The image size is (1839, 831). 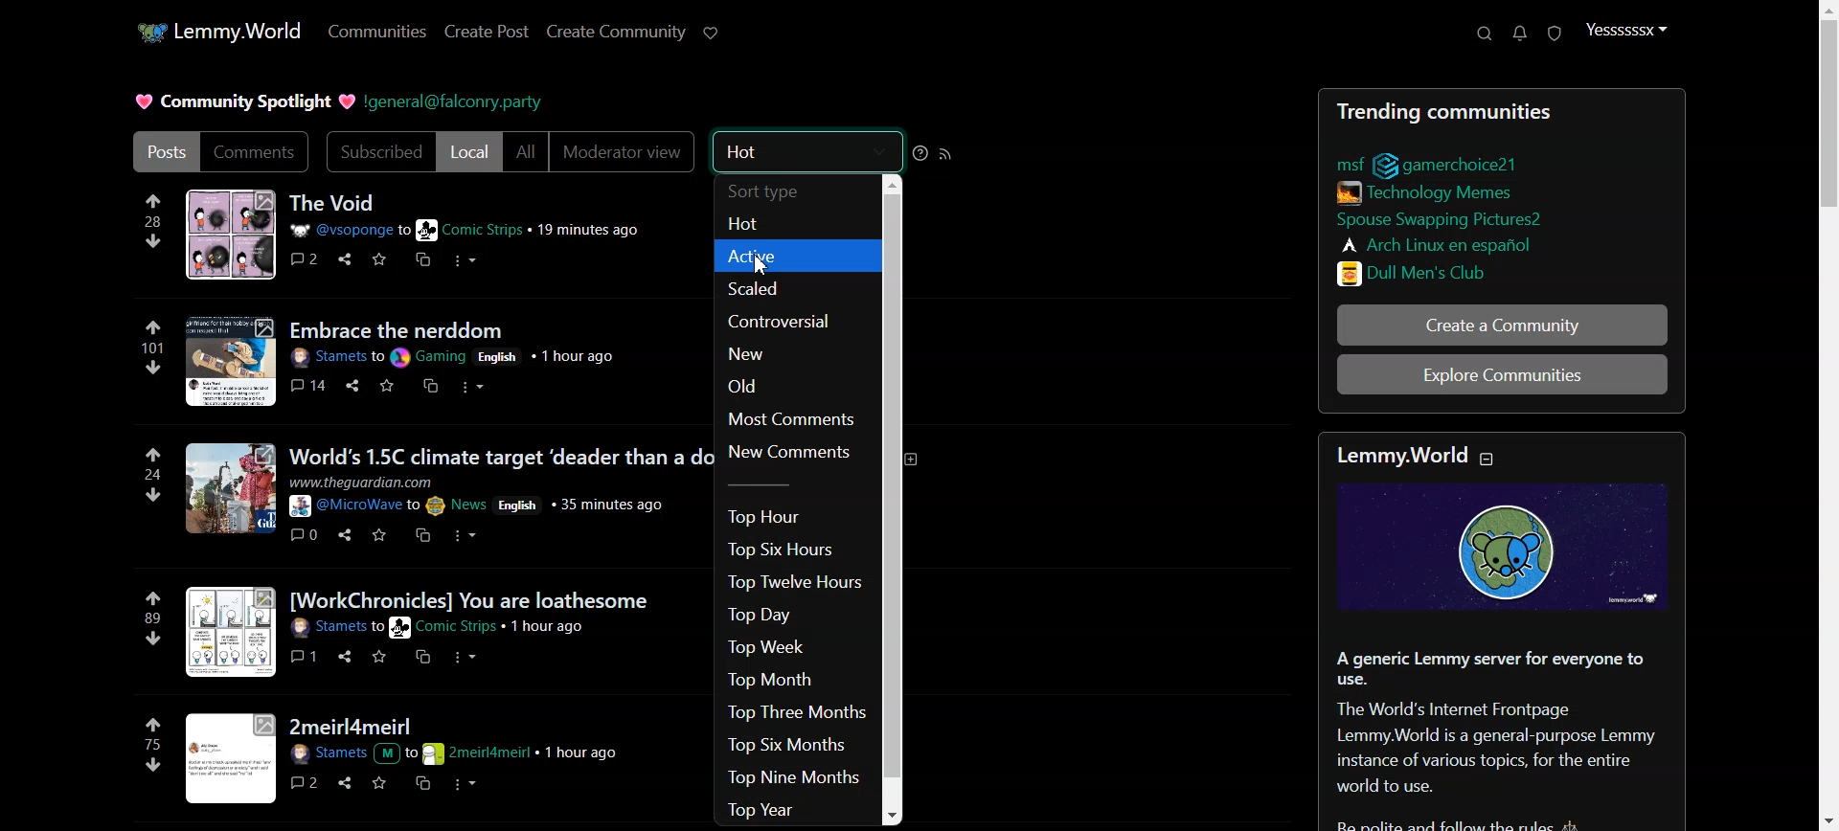 I want to click on Top Nine Months, so click(x=791, y=777).